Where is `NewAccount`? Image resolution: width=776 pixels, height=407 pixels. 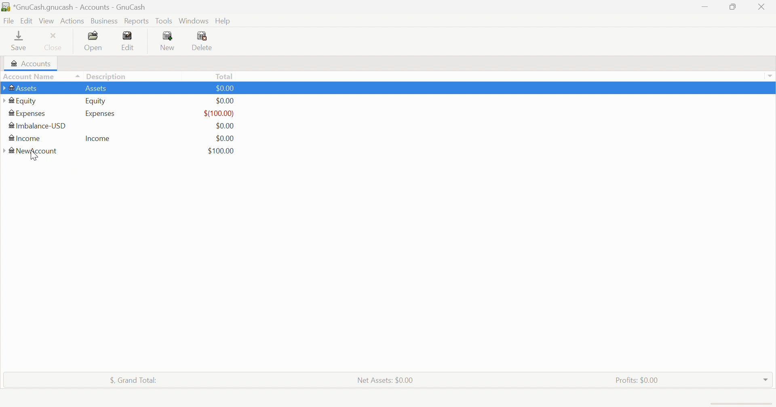
NewAccount is located at coordinates (33, 151).